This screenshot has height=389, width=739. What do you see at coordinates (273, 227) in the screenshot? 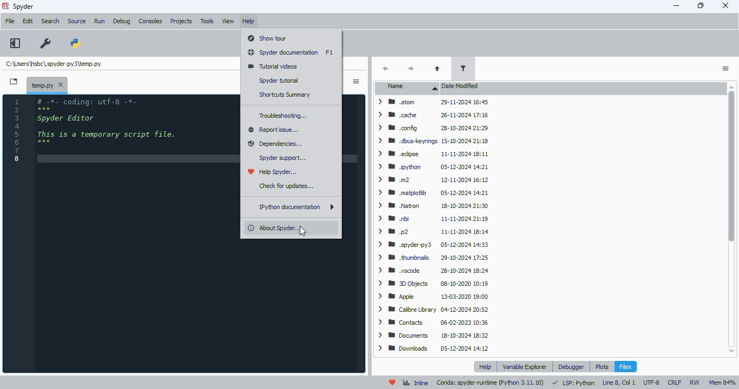
I see `about spyder` at bounding box center [273, 227].